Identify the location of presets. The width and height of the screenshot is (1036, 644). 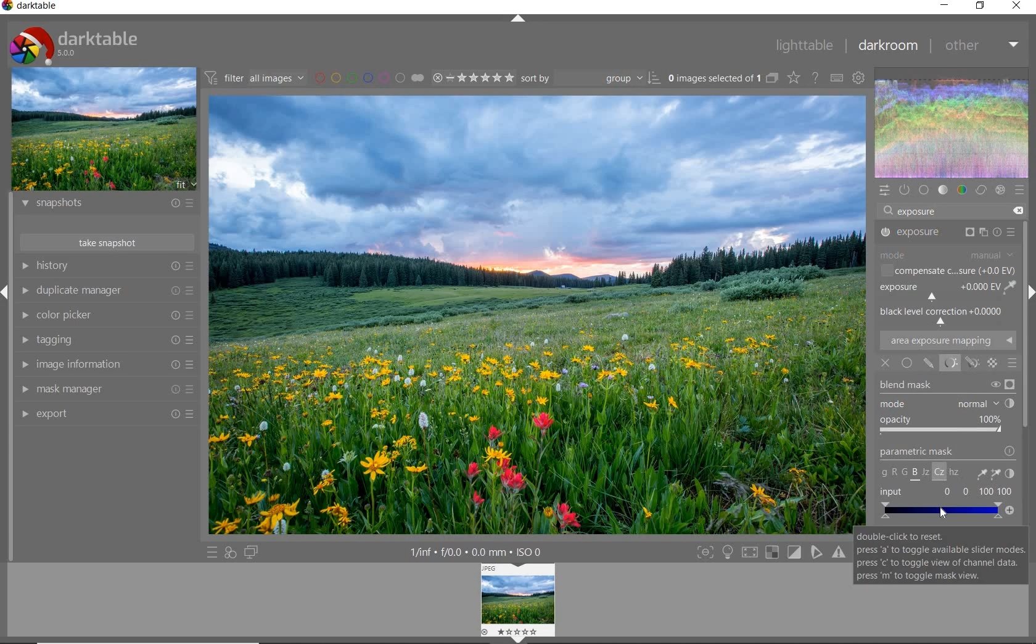
(1020, 191).